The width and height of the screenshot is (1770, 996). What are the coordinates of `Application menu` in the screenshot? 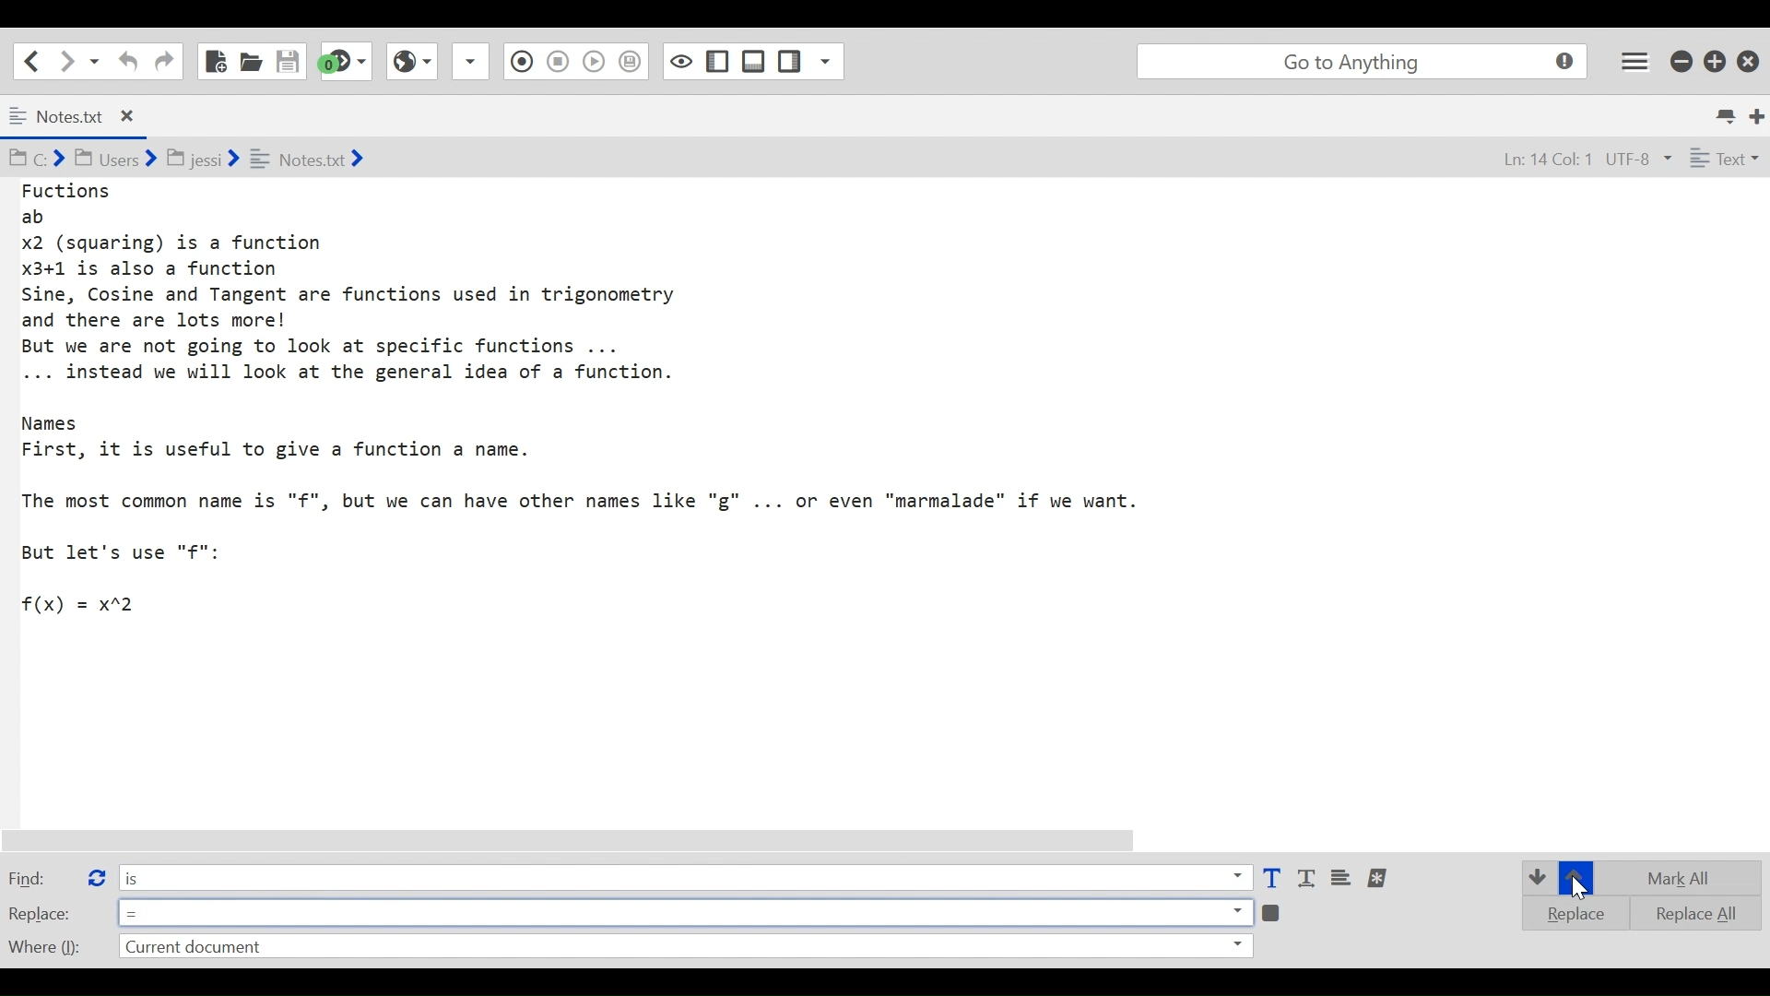 It's located at (1636, 60).